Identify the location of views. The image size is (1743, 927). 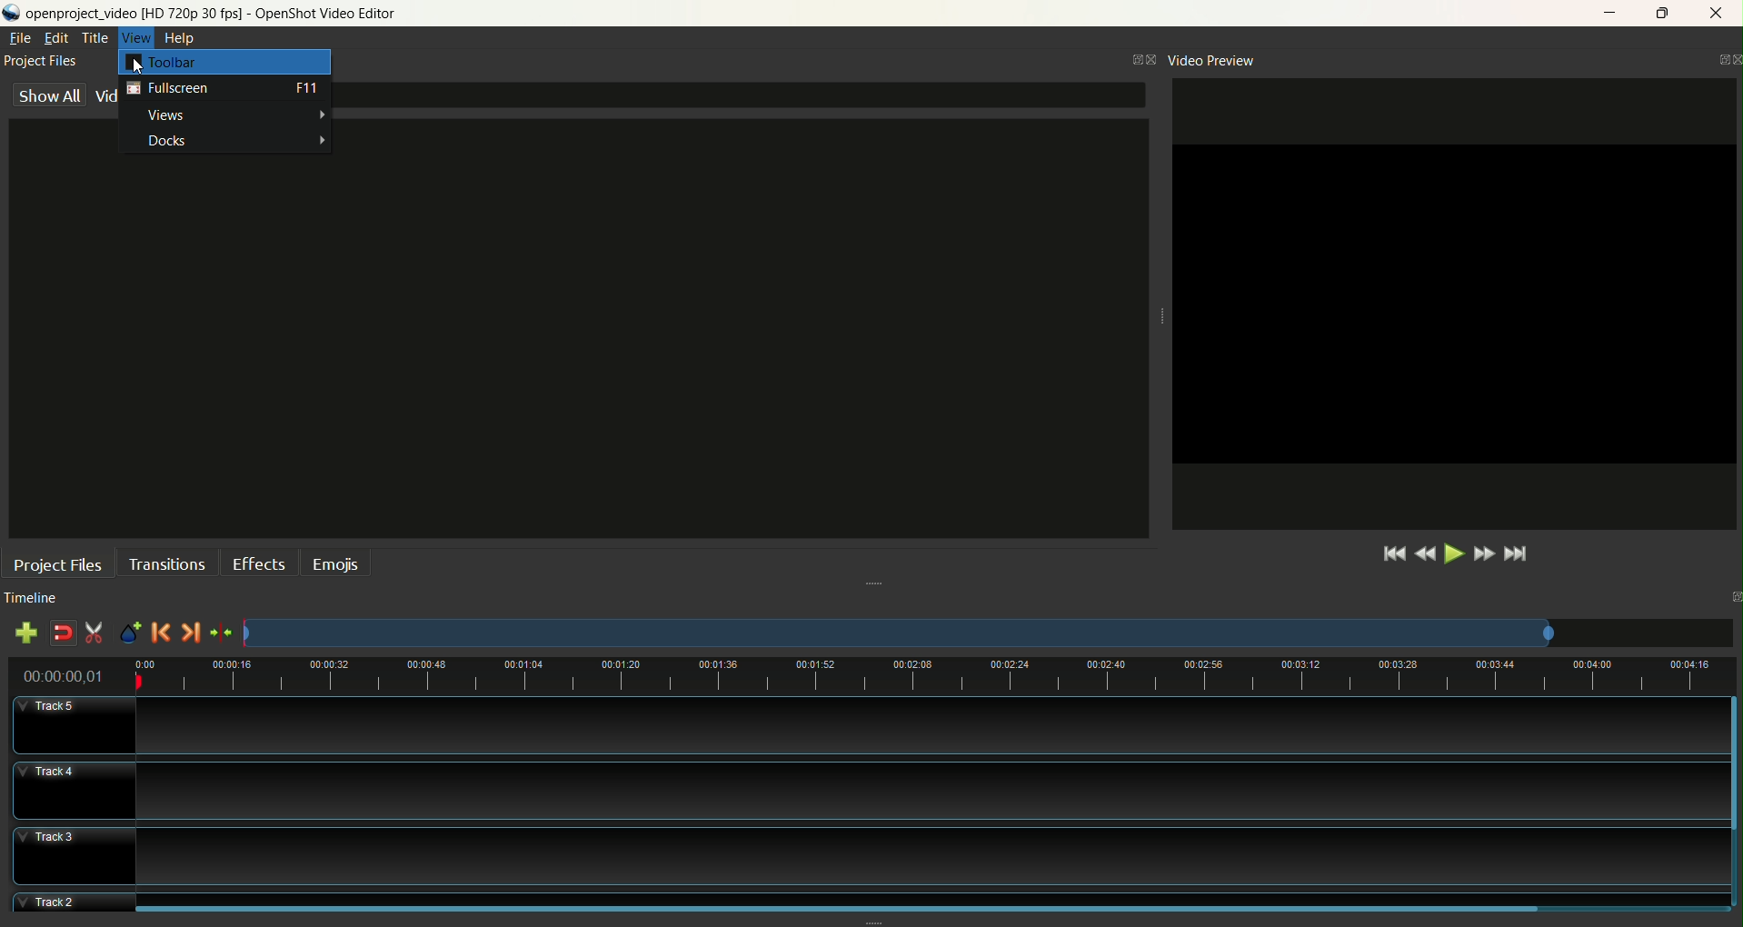
(226, 118).